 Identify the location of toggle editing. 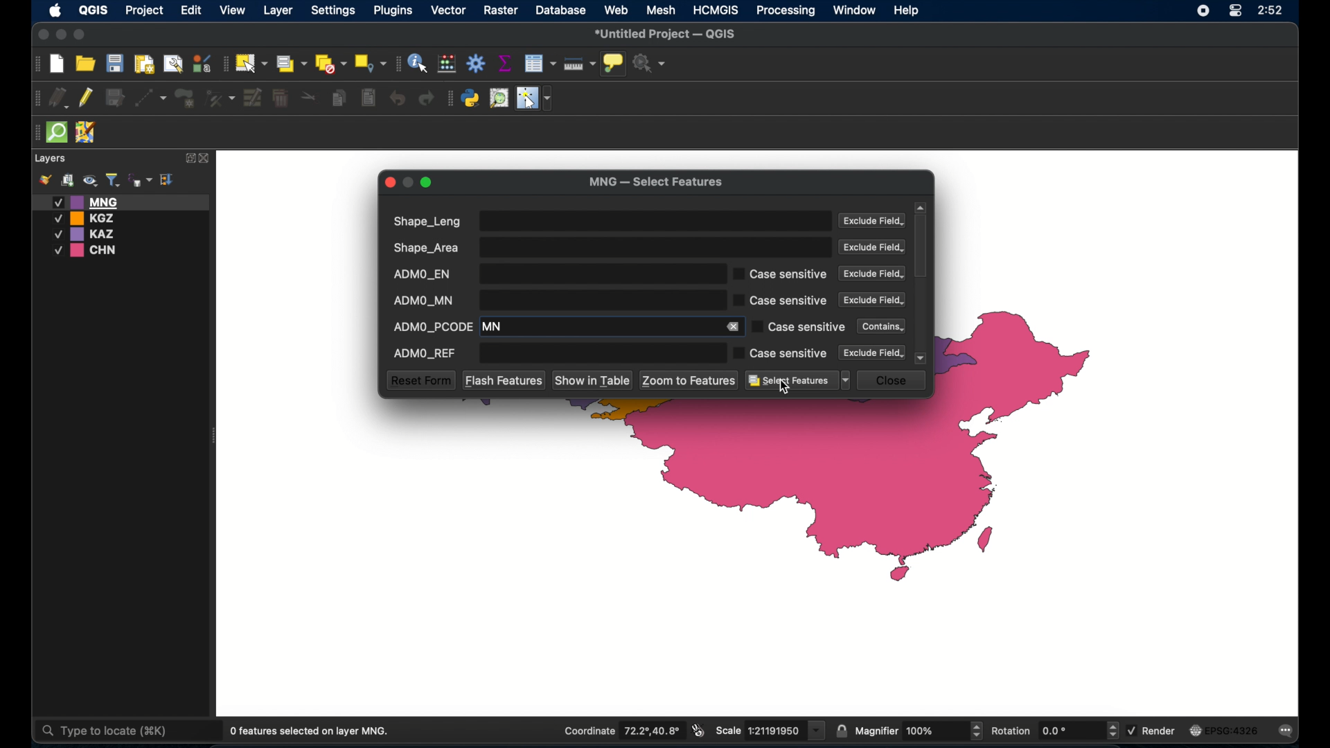
(87, 98).